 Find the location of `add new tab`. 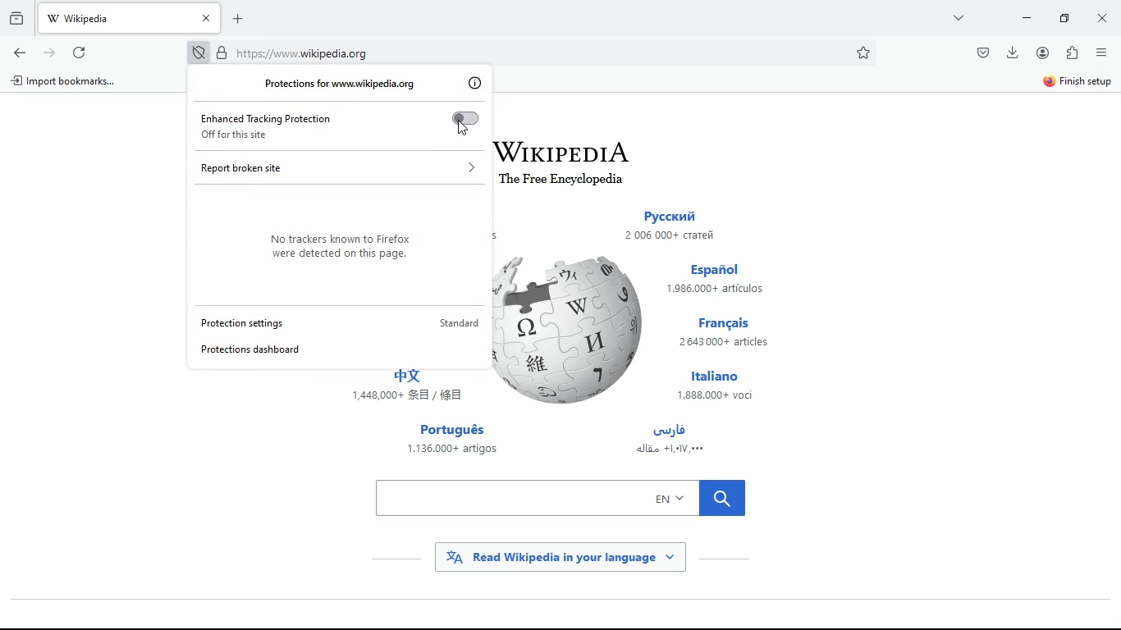

add new tab is located at coordinates (242, 19).